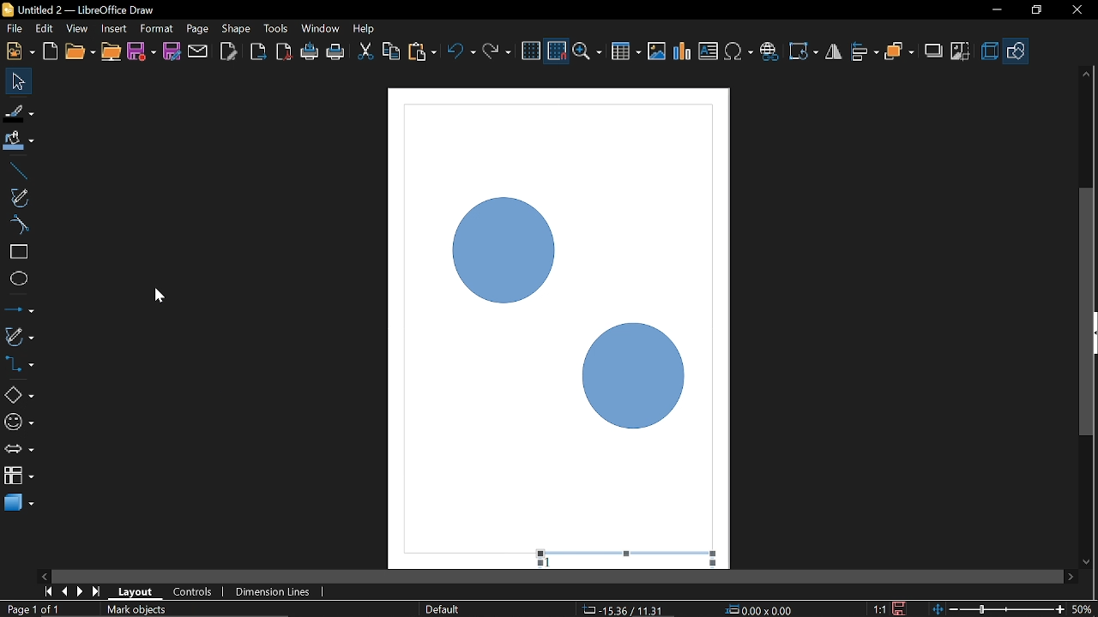  What do you see at coordinates (462, 53) in the screenshot?
I see `Undo` at bounding box center [462, 53].